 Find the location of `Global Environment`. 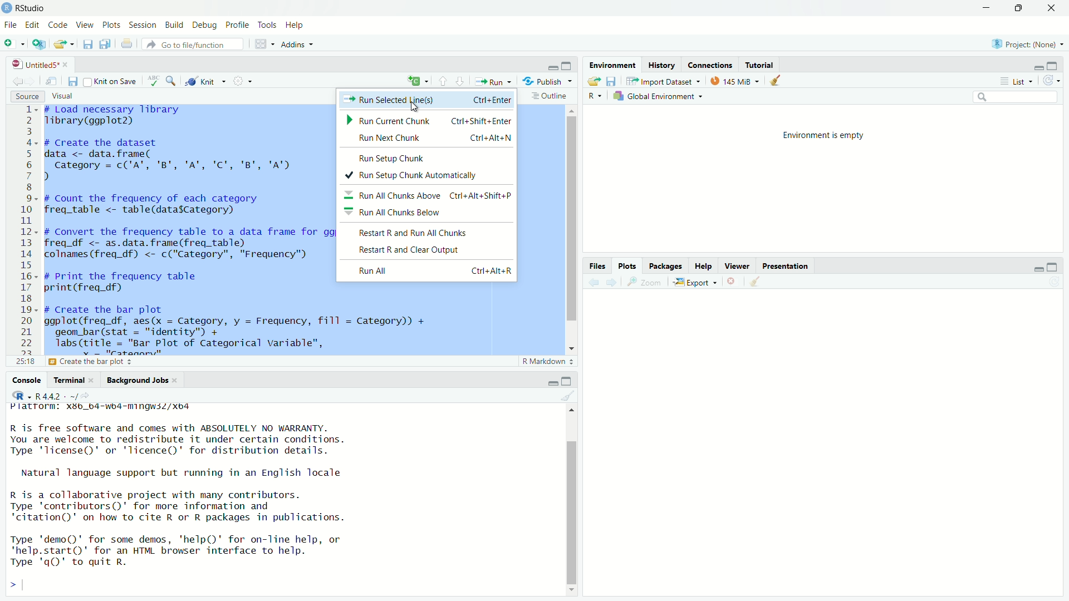

Global Environment is located at coordinates (656, 97).